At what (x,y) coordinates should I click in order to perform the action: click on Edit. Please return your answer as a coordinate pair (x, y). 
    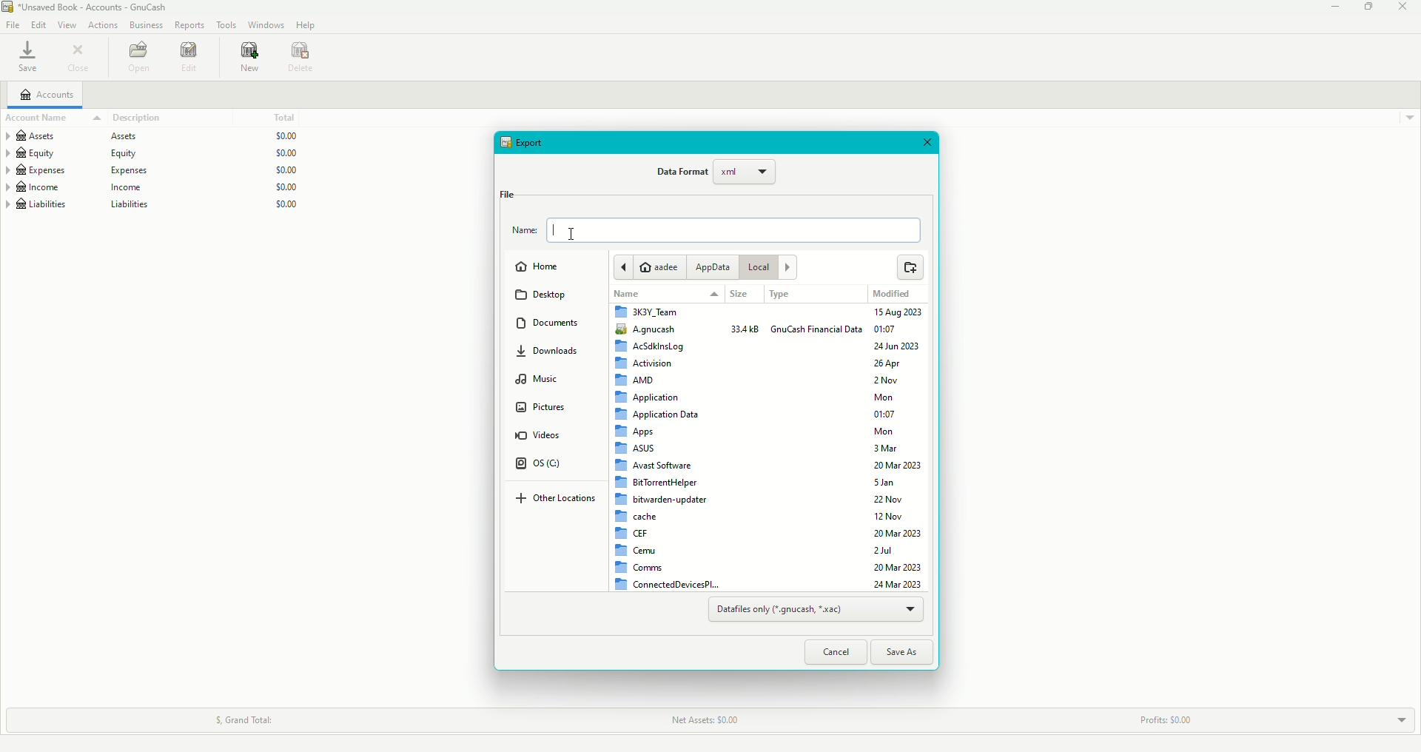
    Looking at the image, I should click on (190, 59).